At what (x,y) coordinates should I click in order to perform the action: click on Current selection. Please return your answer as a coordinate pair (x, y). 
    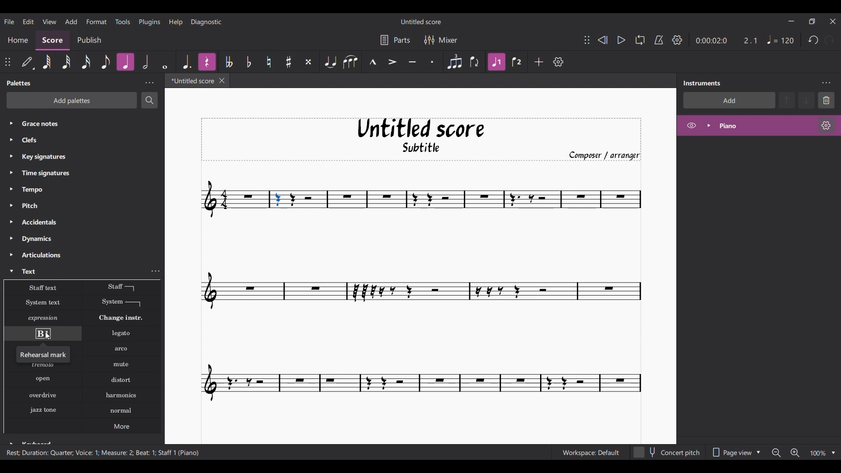
    Looking at the image, I should click on (278, 199).